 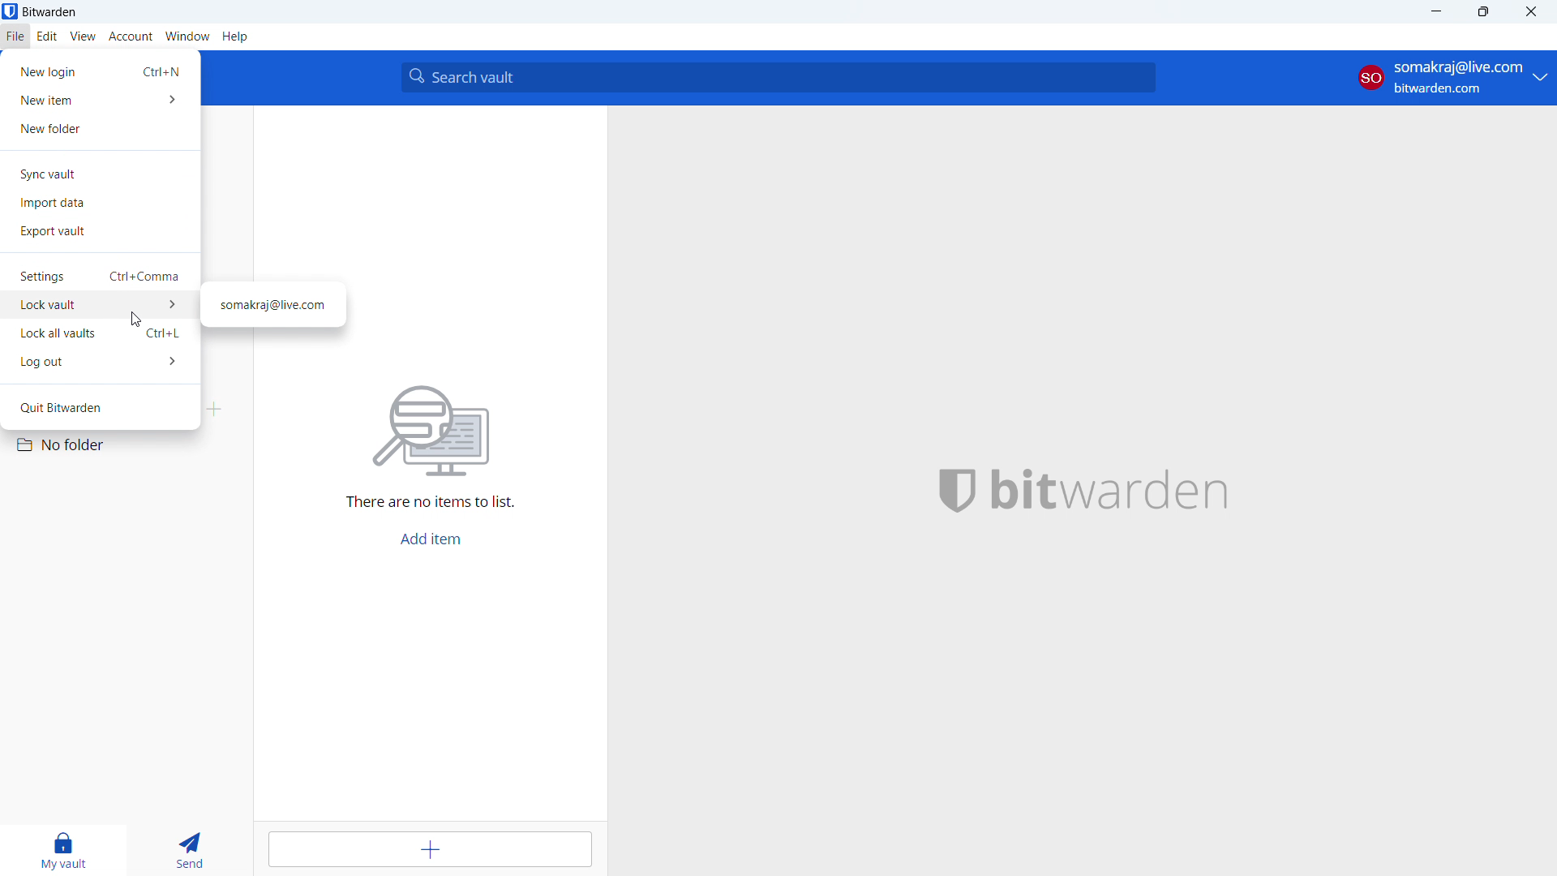 I want to click on settings, so click(x=99, y=277).